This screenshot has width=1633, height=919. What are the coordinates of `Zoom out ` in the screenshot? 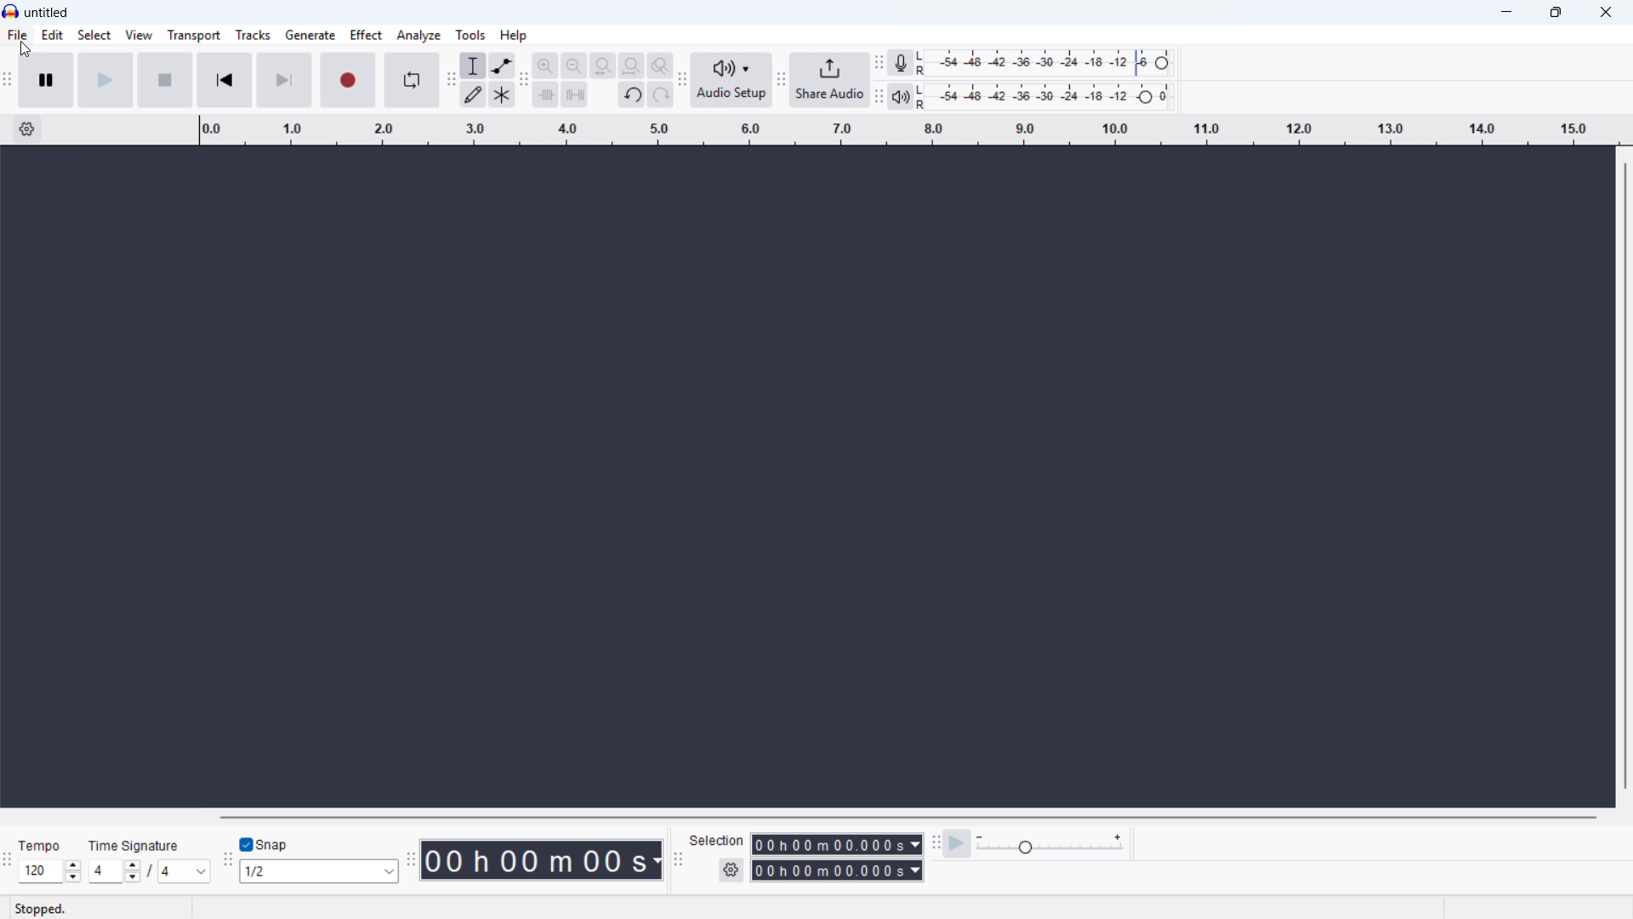 It's located at (574, 66).